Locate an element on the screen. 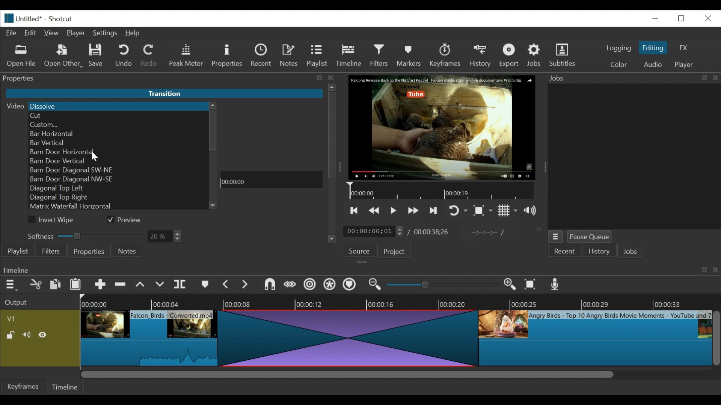 This screenshot has width=721, height=405. clip is located at coordinates (151, 336).